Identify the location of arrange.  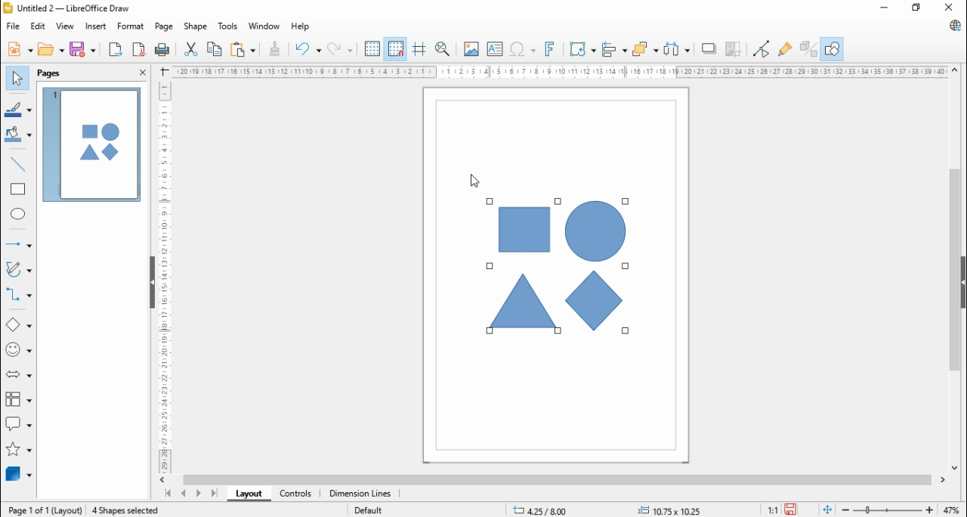
(645, 48).